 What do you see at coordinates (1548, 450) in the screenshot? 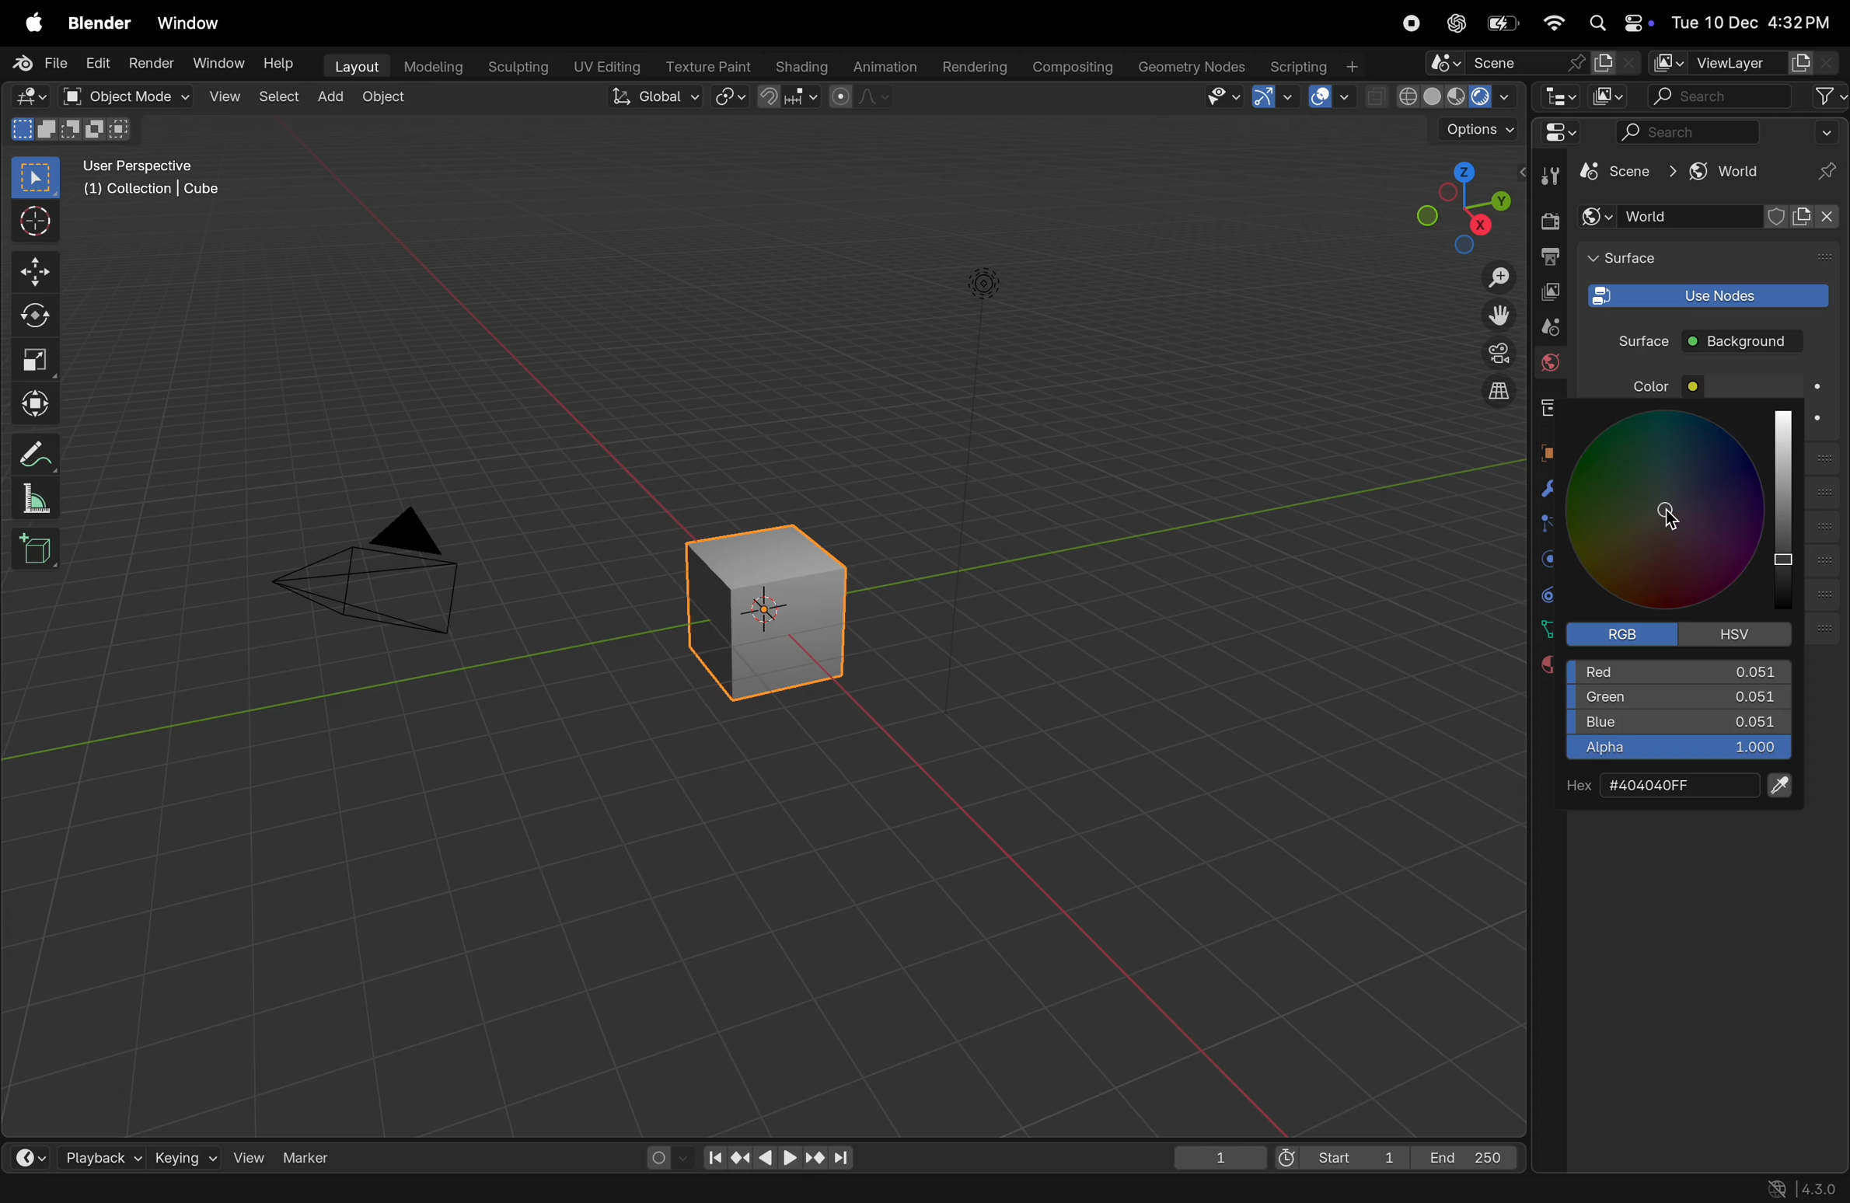
I see `object ` at bounding box center [1548, 450].